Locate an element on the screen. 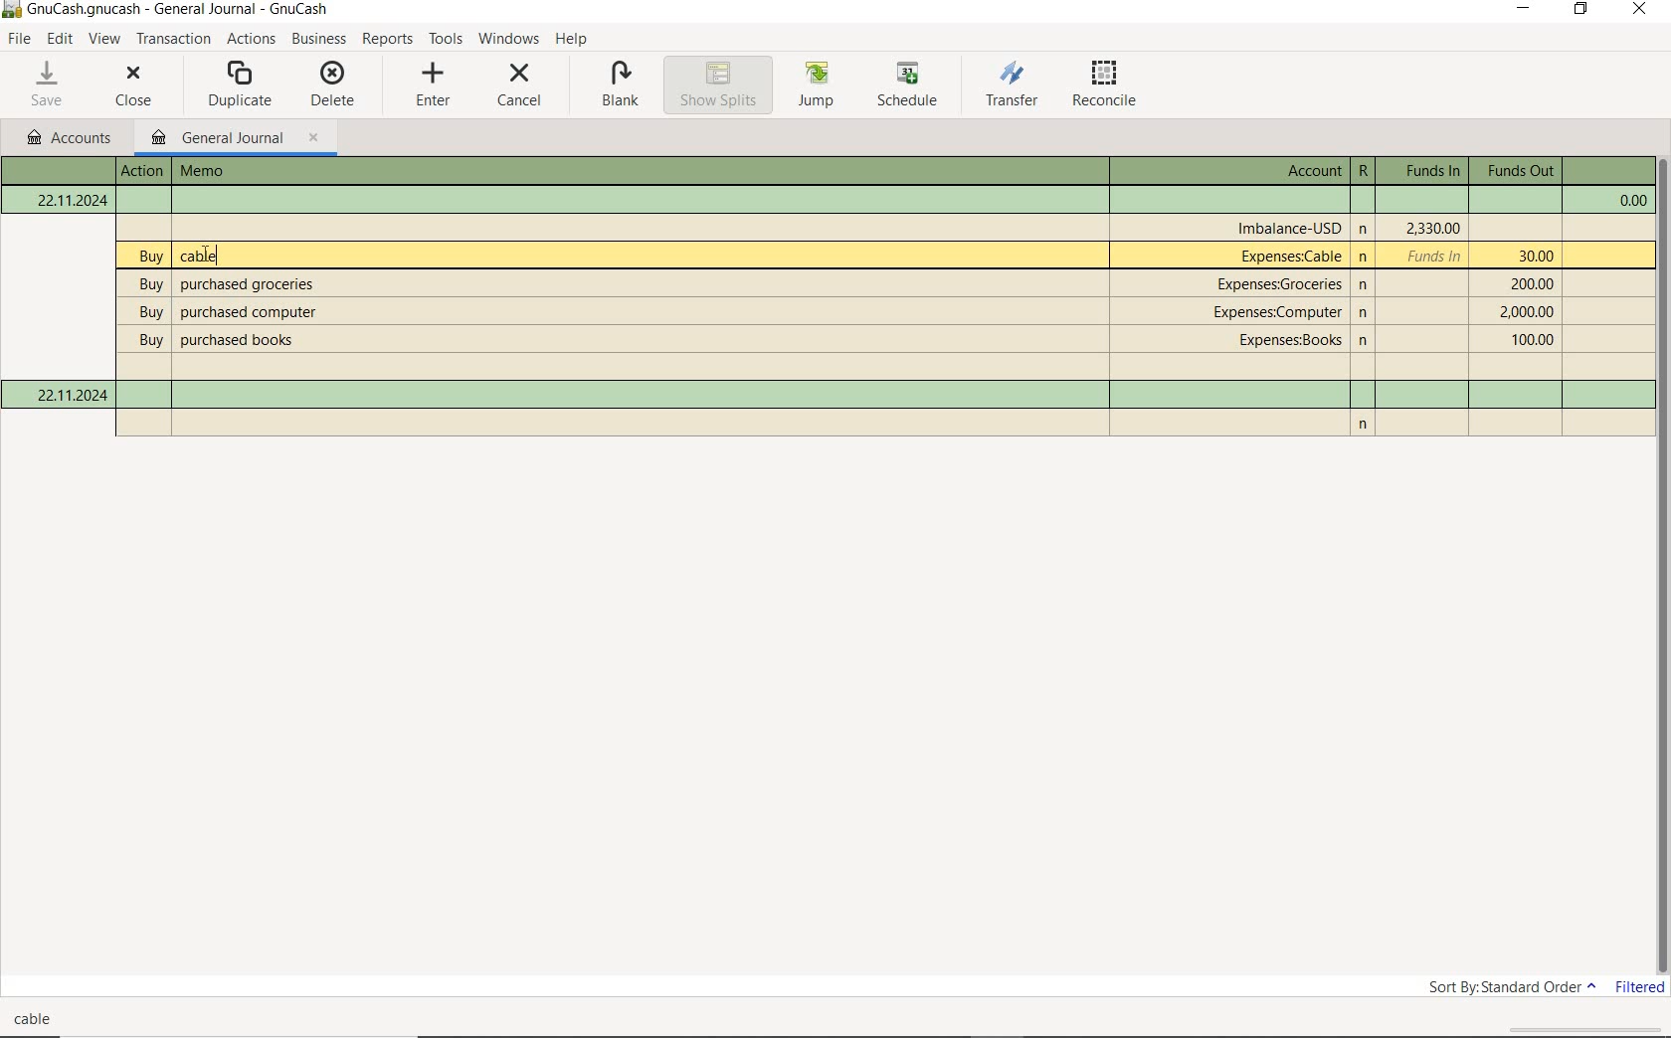  Text is located at coordinates (143, 171).